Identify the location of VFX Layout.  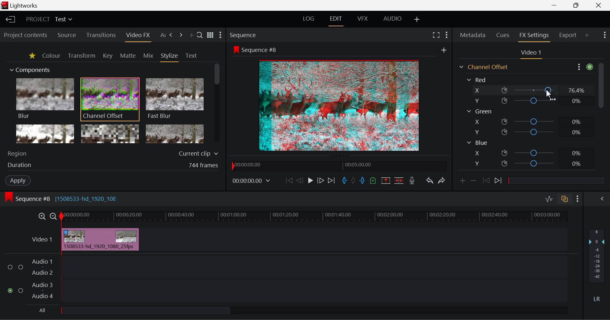
(363, 20).